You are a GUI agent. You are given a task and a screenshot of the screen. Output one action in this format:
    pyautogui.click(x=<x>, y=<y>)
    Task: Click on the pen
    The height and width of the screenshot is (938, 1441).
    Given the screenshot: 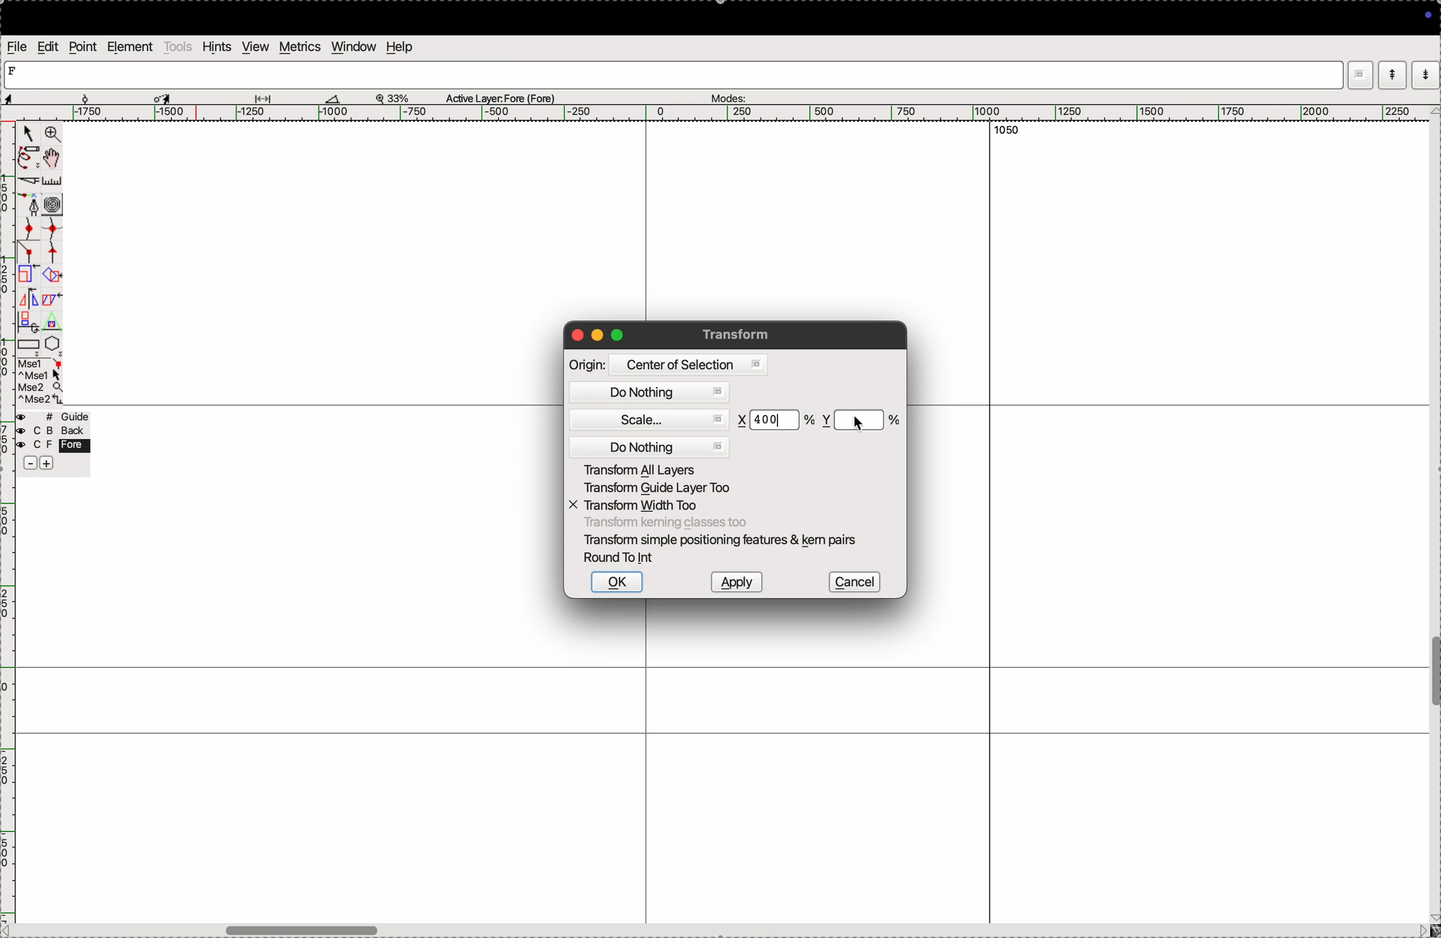 What is the action you would take?
    pyautogui.click(x=27, y=159)
    